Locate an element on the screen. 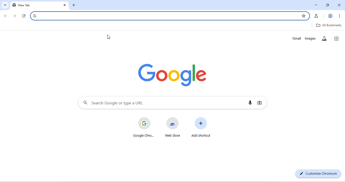  customize or control chromium is located at coordinates (340, 16).